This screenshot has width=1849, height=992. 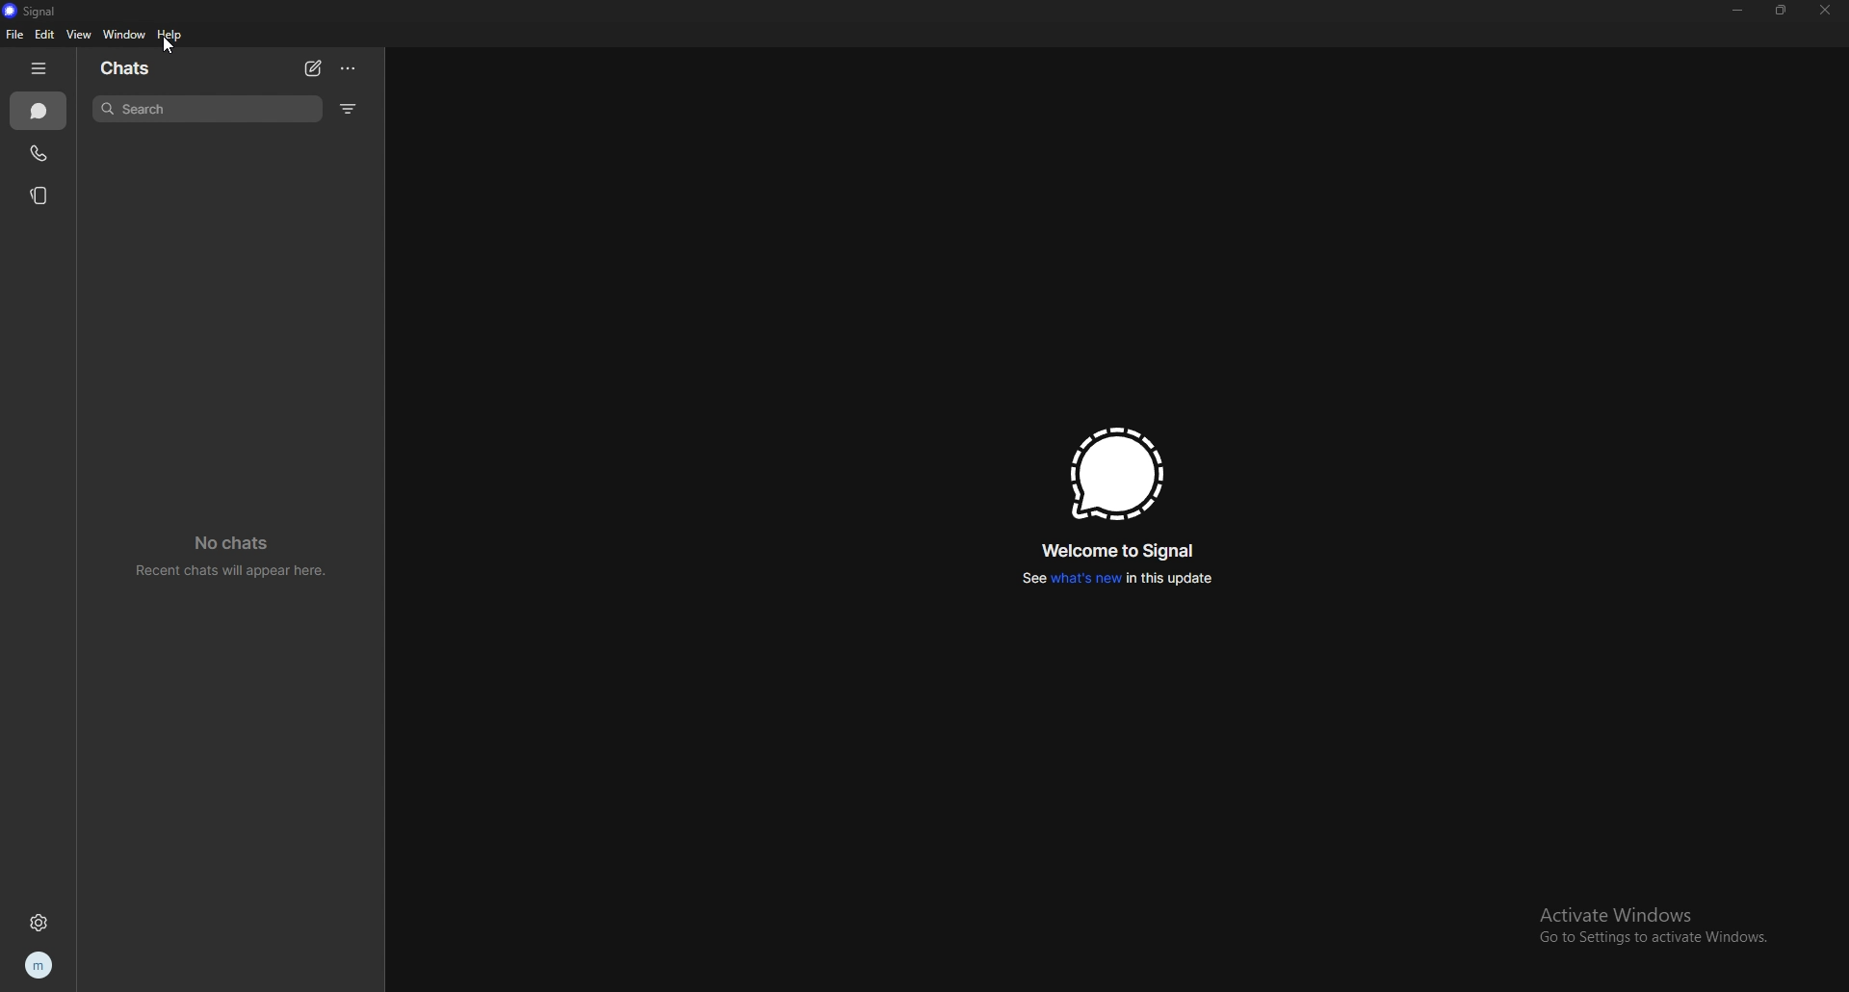 I want to click on edit, so click(x=44, y=35).